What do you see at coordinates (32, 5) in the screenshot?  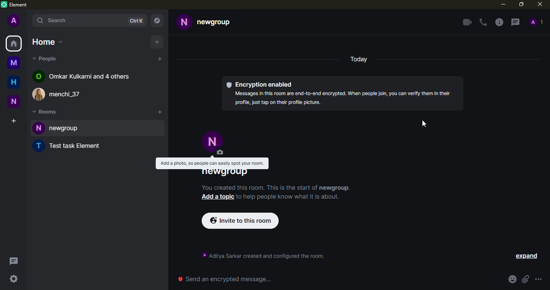 I see `Element` at bounding box center [32, 5].